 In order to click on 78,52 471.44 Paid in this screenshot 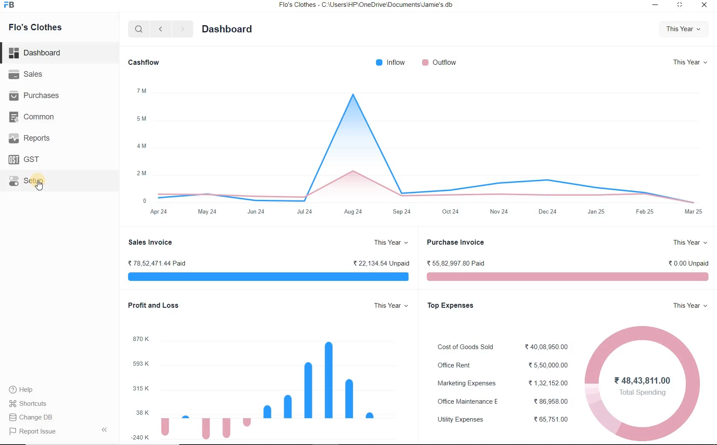, I will do `click(157, 264)`.